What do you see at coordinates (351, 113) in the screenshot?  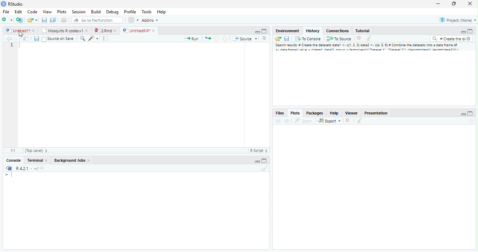 I see `Viewer` at bounding box center [351, 113].